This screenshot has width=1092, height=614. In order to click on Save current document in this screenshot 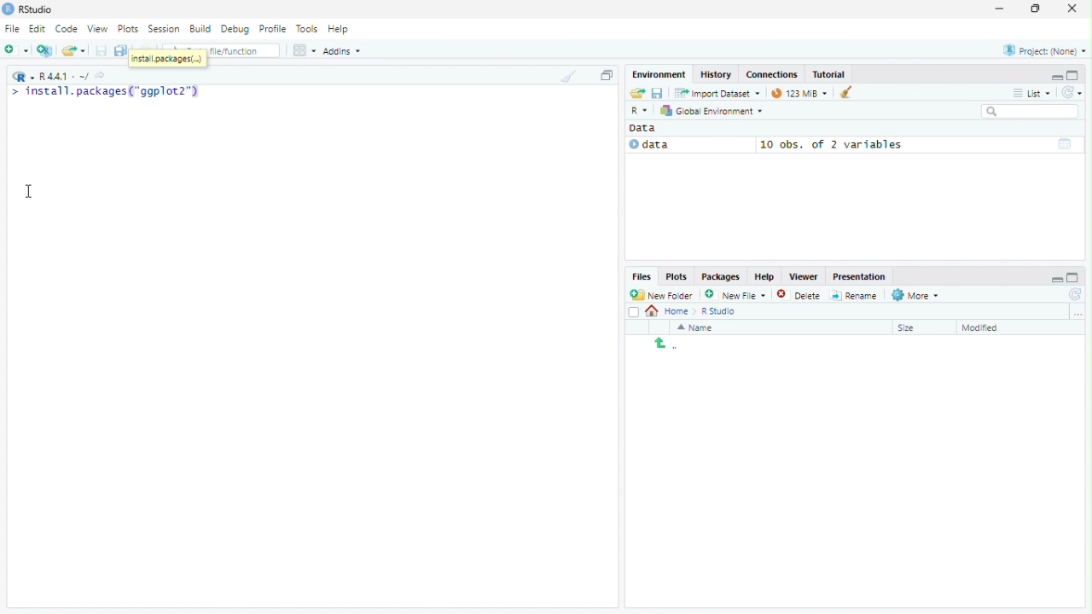, I will do `click(102, 50)`.